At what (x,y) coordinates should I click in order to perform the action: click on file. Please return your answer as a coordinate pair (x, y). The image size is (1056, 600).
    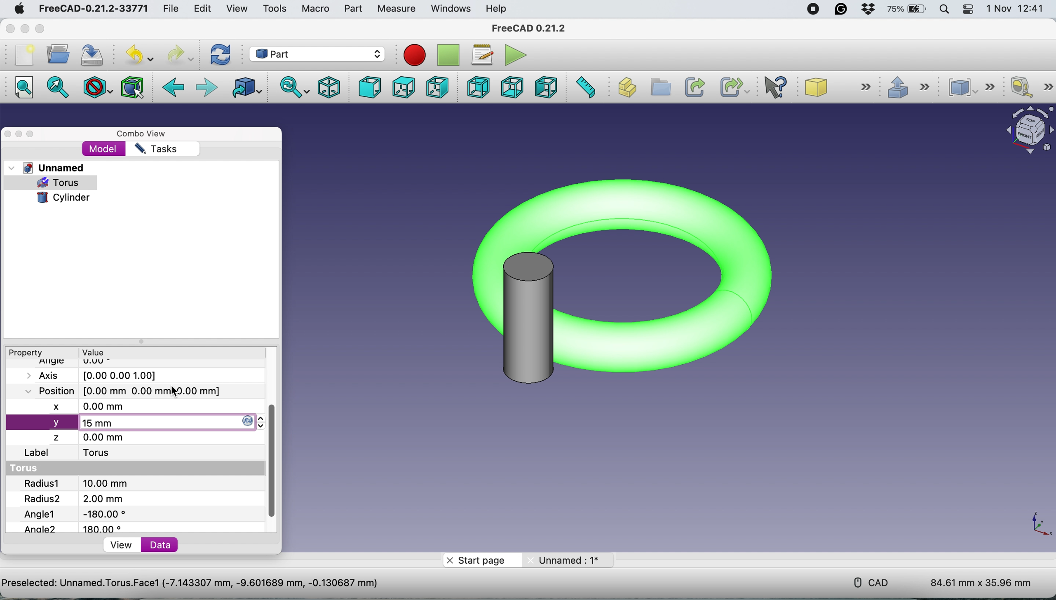
    Looking at the image, I should click on (171, 9).